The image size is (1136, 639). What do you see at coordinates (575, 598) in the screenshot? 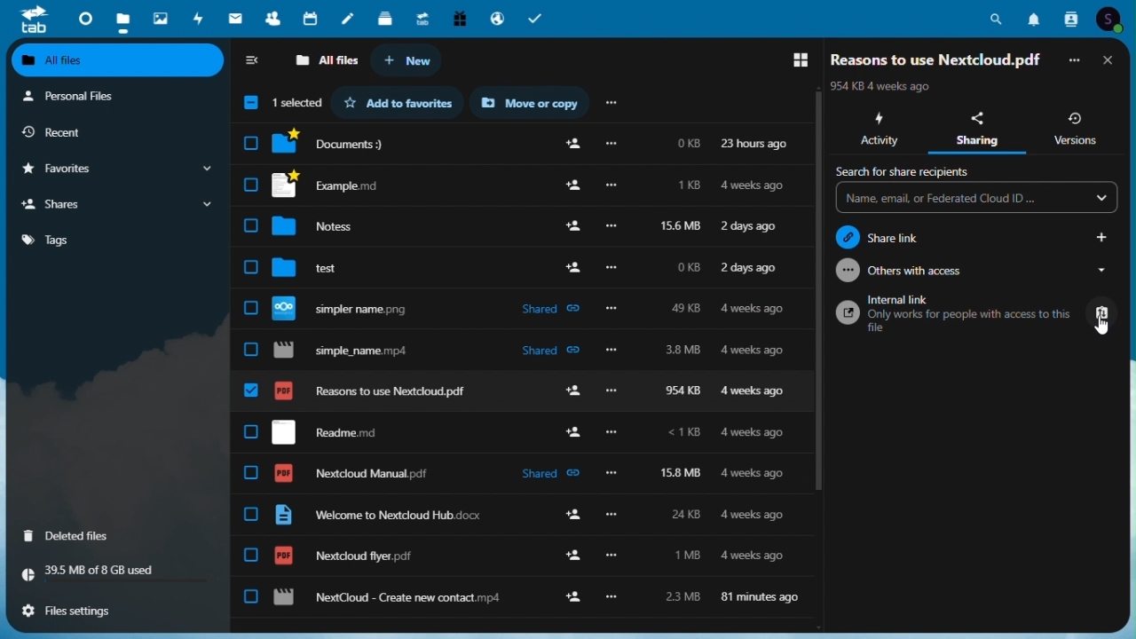
I see ` add user` at bounding box center [575, 598].